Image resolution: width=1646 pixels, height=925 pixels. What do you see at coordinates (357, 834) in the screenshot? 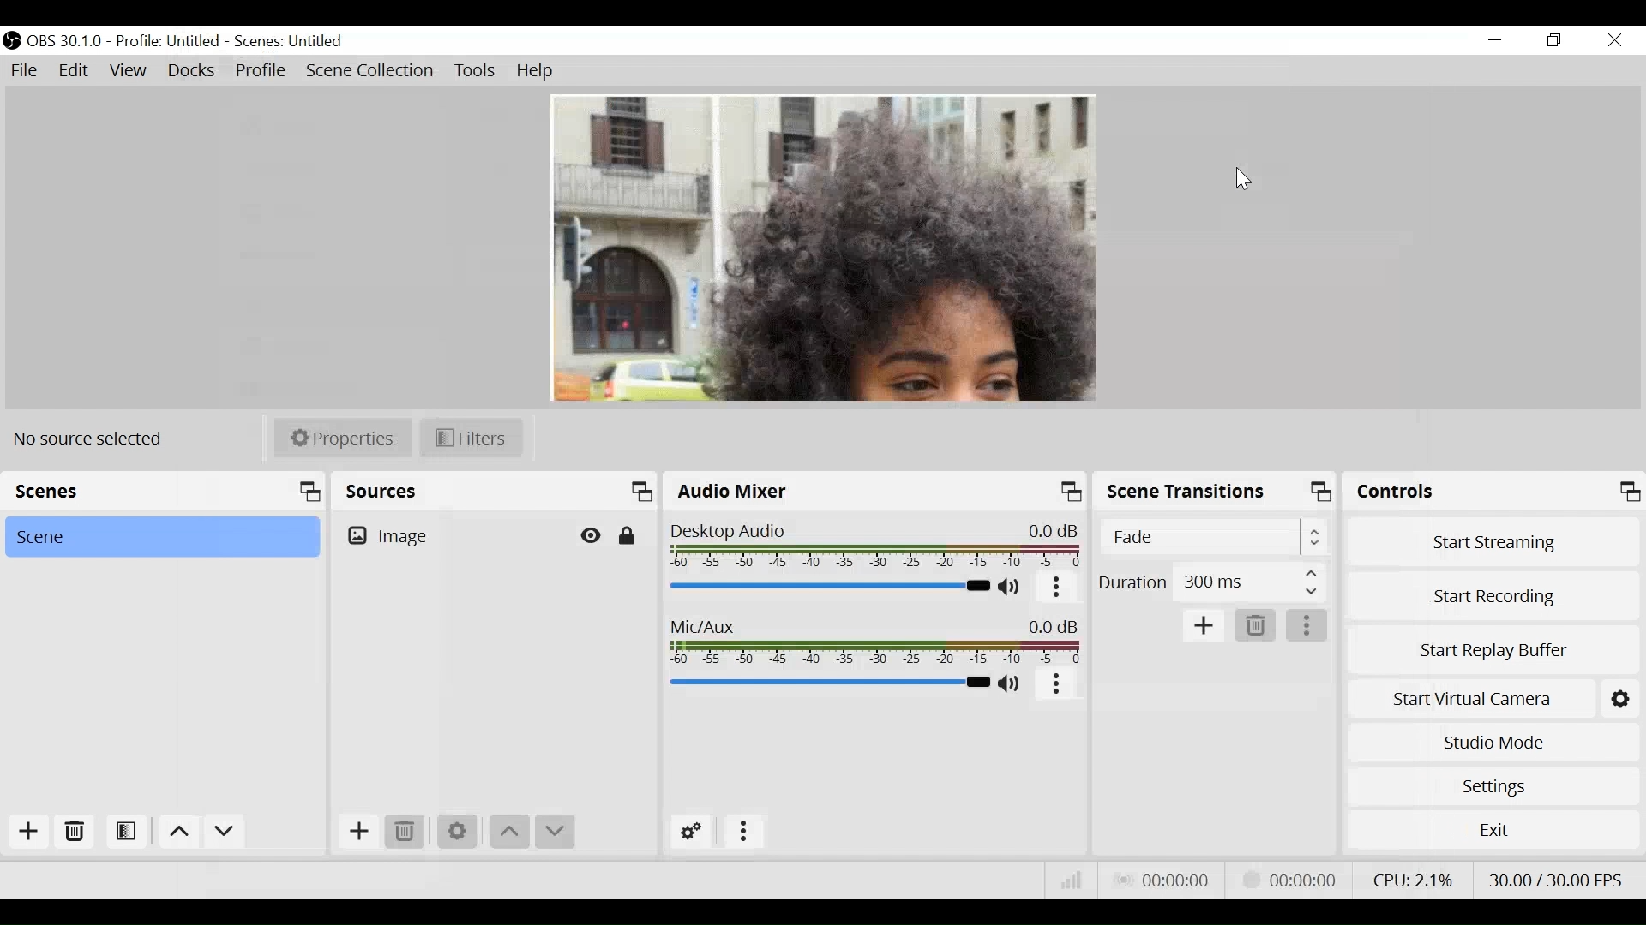
I see `Add Source` at bounding box center [357, 834].